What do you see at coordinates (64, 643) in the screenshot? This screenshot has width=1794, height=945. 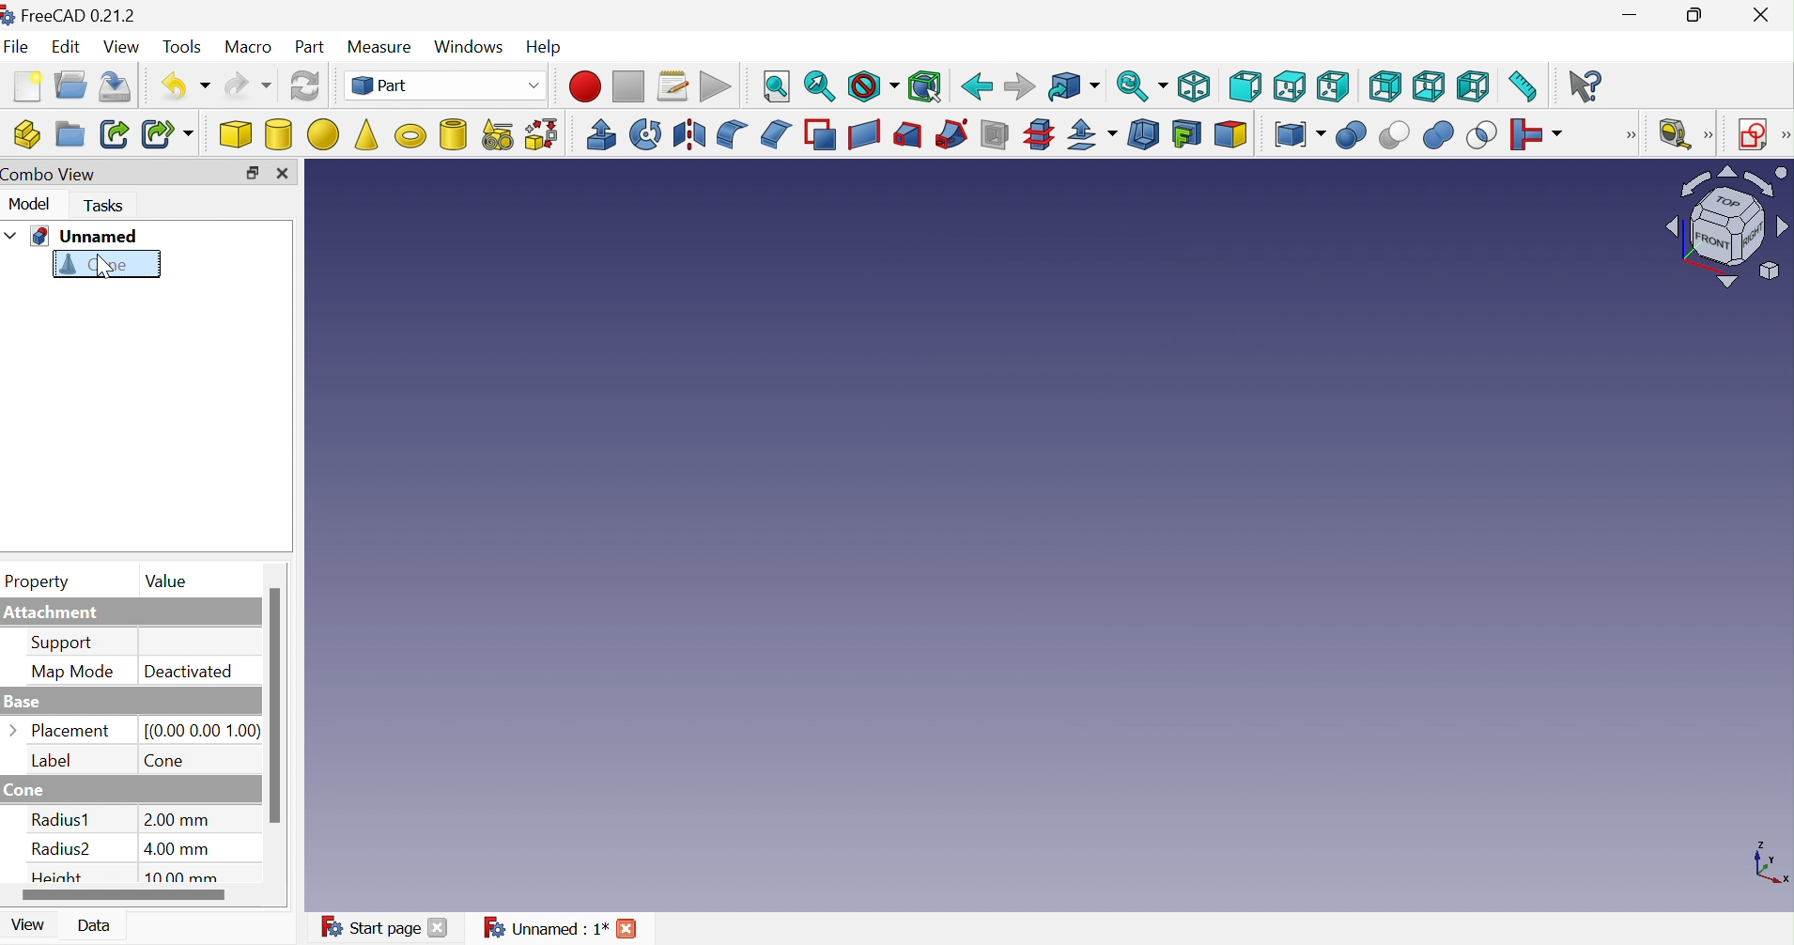 I see `Support` at bounding box center [64, 643].